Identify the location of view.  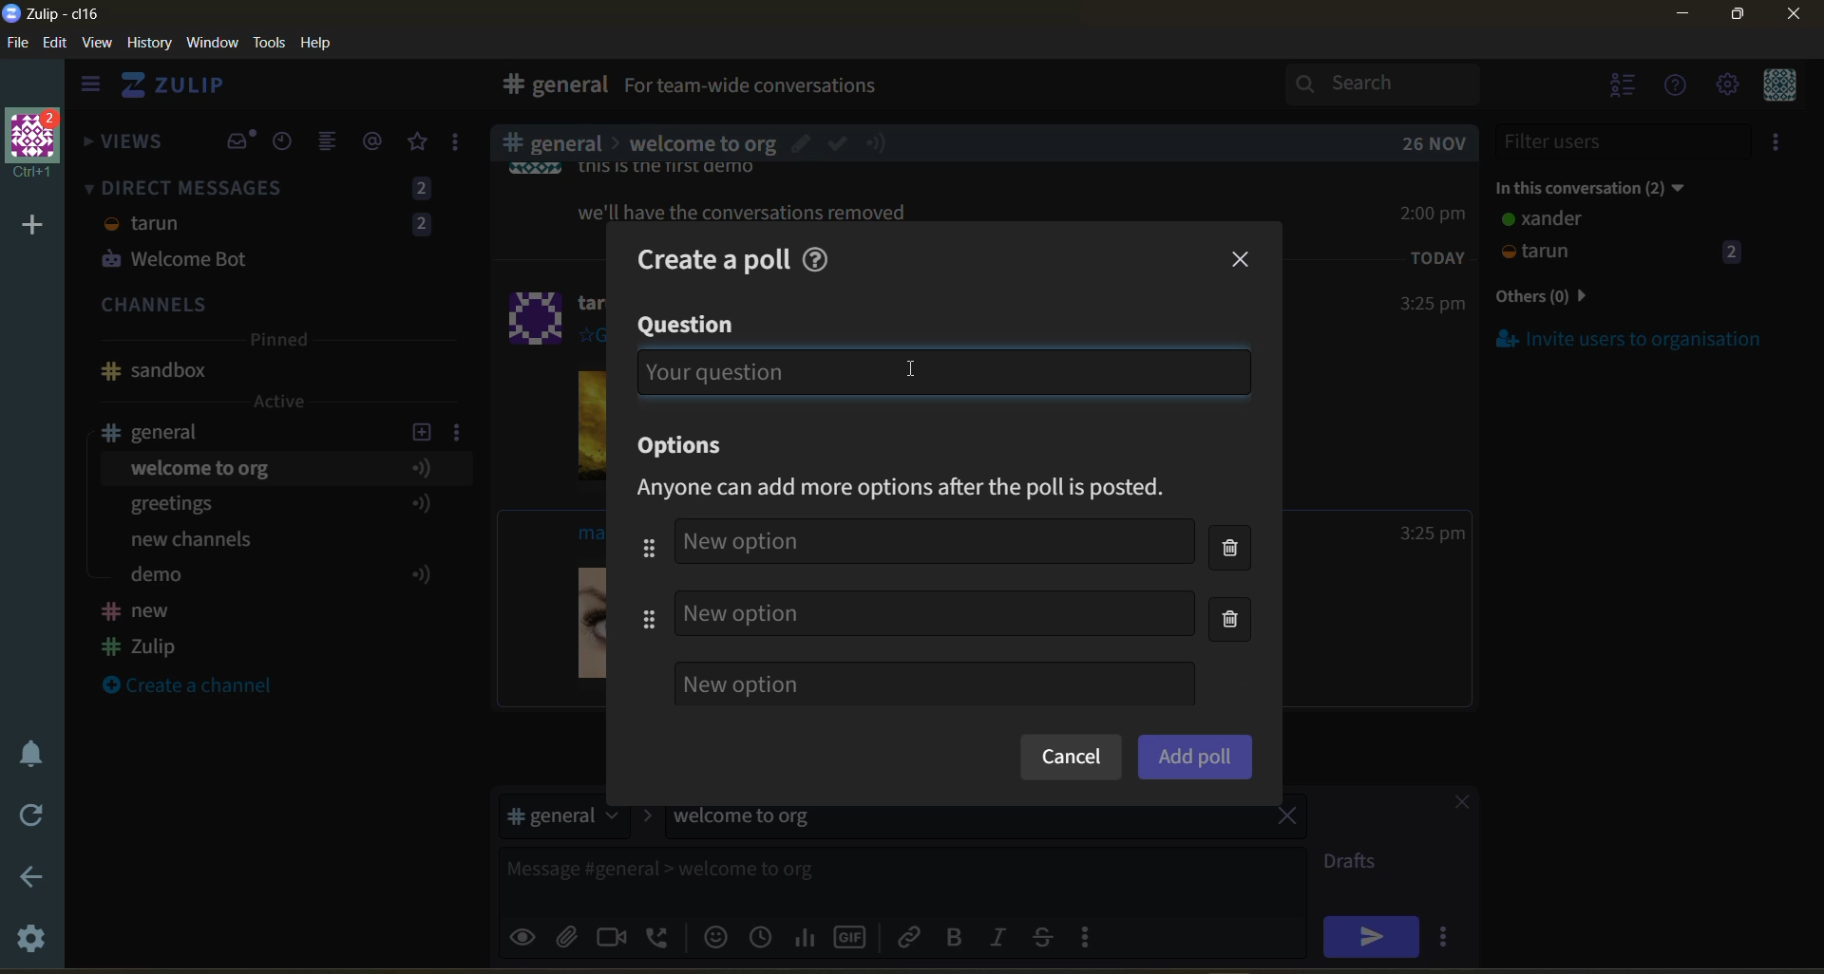
(98, 44).